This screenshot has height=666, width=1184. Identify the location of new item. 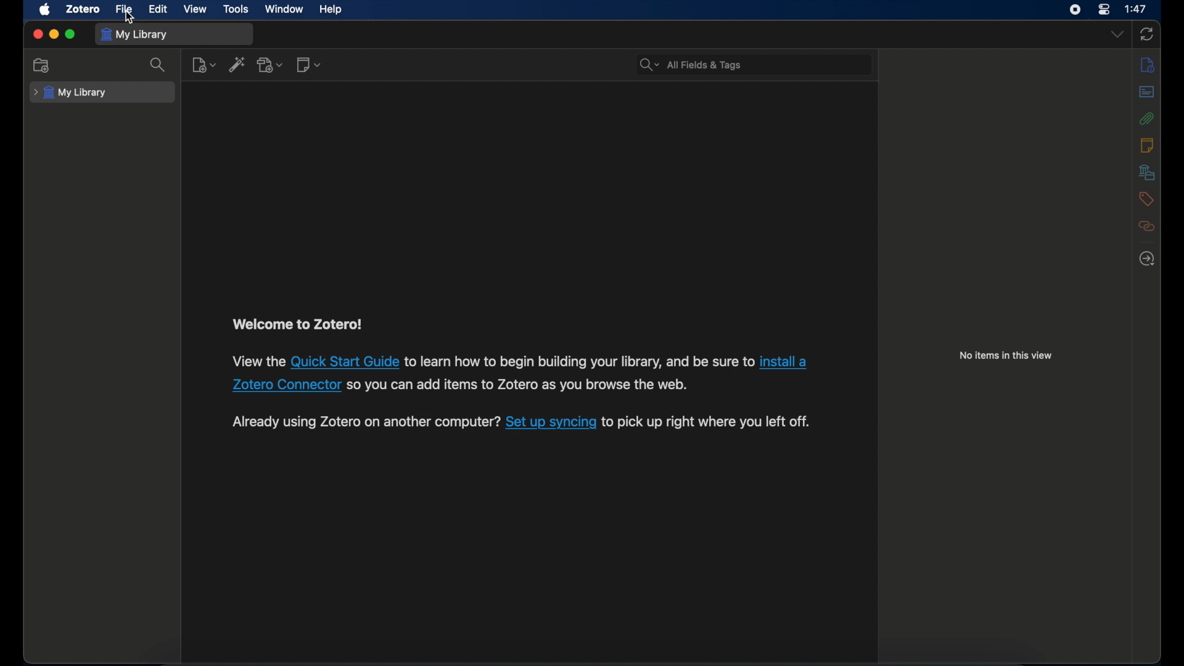
(203, 64).